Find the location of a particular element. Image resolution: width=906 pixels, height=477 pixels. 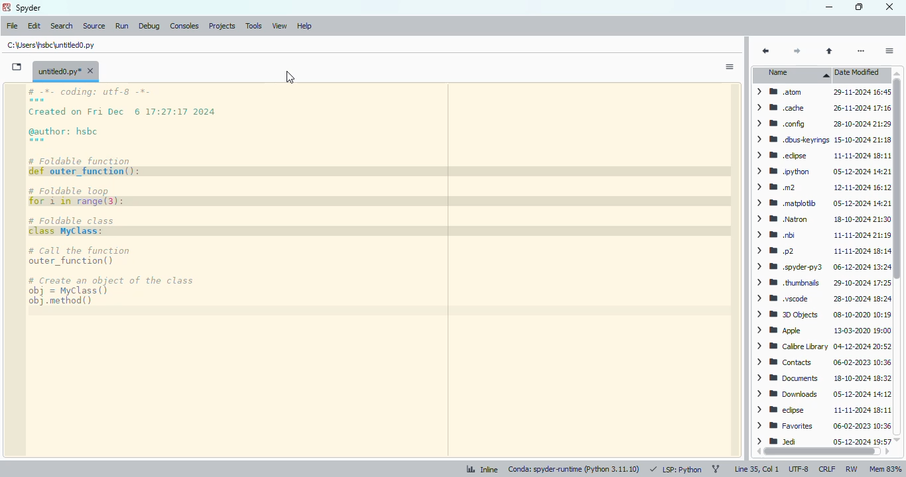

file names is located at coordinates (791, 265).